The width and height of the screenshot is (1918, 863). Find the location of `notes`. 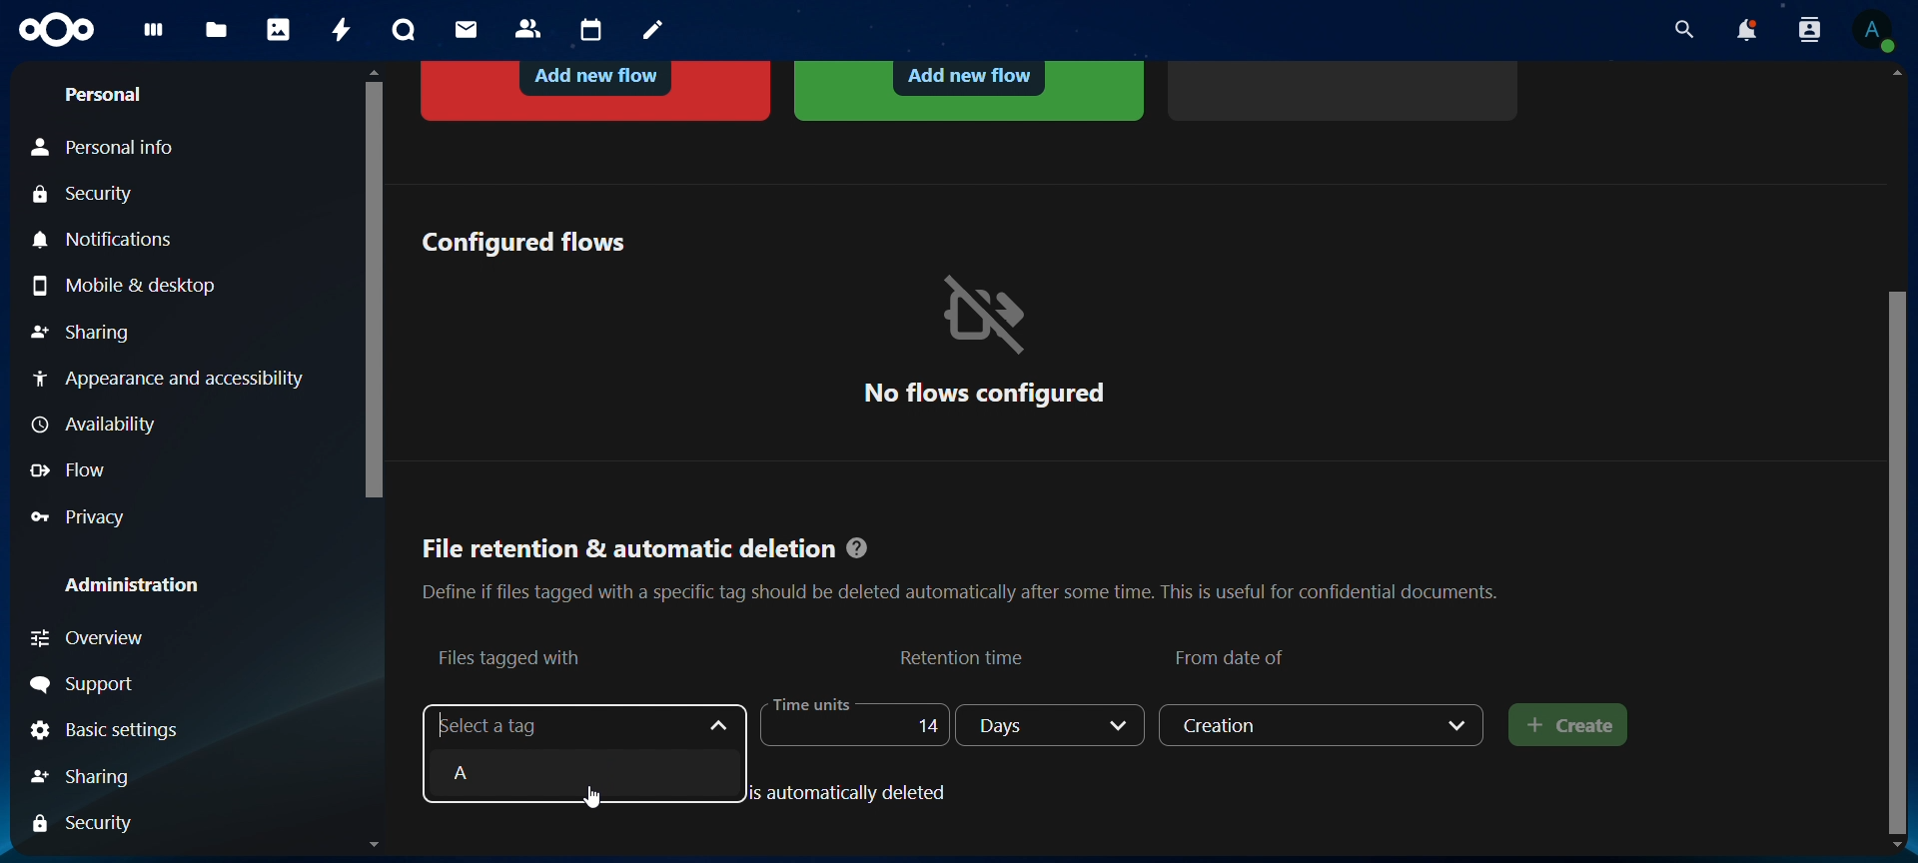

notes is located at coordinates (656, 31).